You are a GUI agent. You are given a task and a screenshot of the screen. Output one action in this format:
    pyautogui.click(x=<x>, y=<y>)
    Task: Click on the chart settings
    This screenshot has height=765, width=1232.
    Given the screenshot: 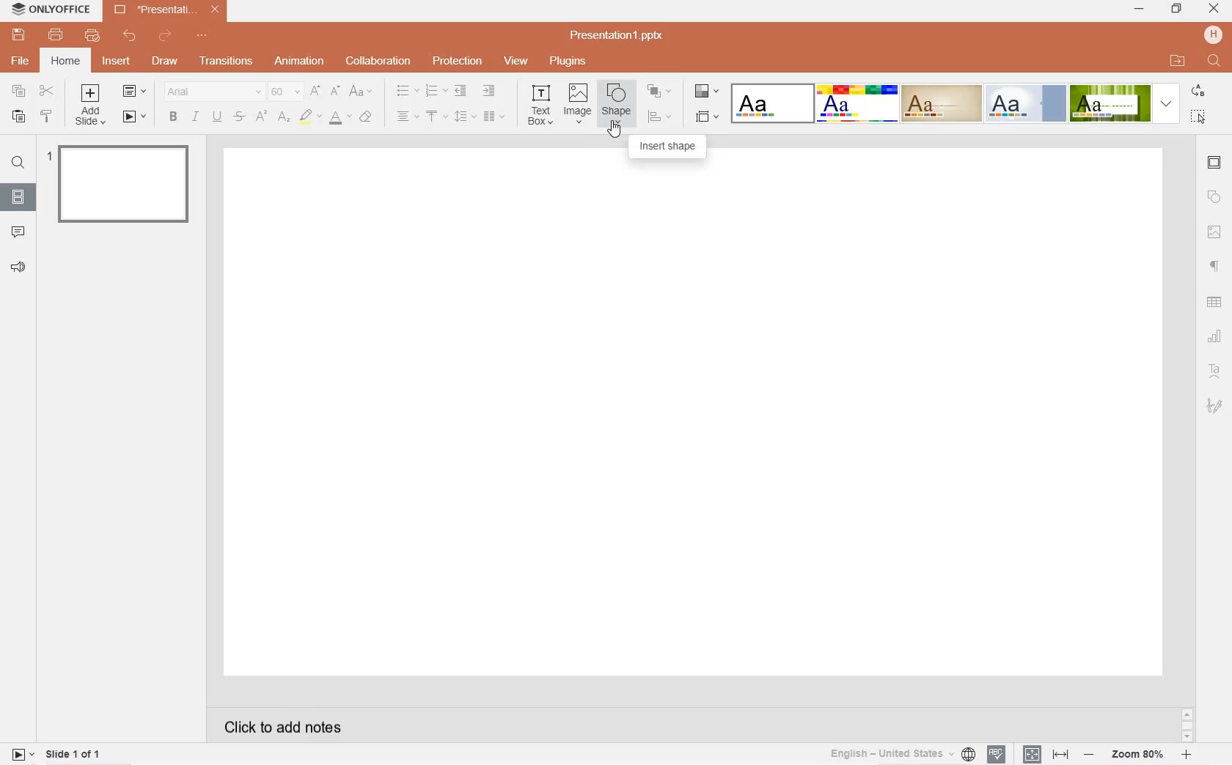 What is the action you would take?
    pyautogui.click(x=1216, y=336)
    